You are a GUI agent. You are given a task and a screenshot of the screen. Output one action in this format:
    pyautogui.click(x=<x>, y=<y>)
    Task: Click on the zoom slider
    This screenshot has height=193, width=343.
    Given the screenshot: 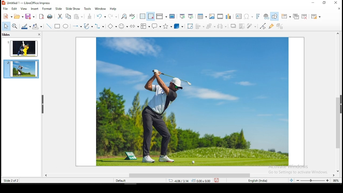 What is the action you would take?
    pyautogui.click(x=312, y=181)
    